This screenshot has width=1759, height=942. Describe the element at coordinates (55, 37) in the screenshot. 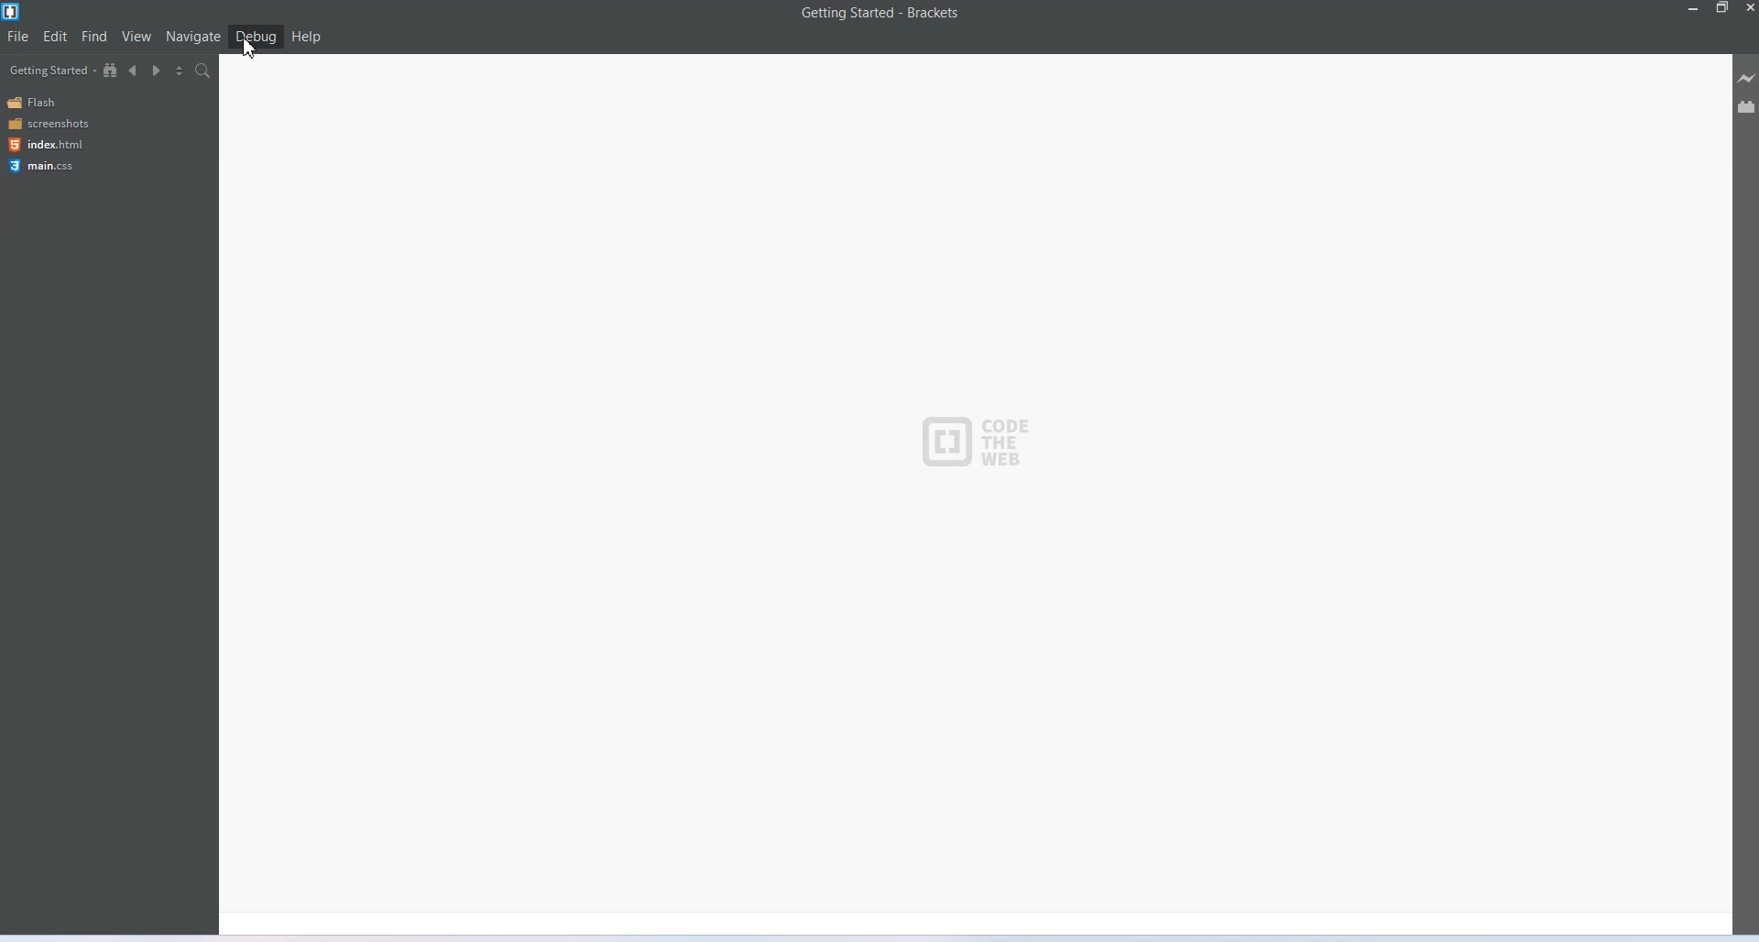

I see `Edit` at that location.